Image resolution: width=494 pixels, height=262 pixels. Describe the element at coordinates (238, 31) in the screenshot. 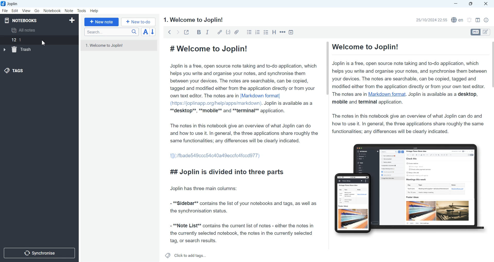

I see `Attach file` at that location.